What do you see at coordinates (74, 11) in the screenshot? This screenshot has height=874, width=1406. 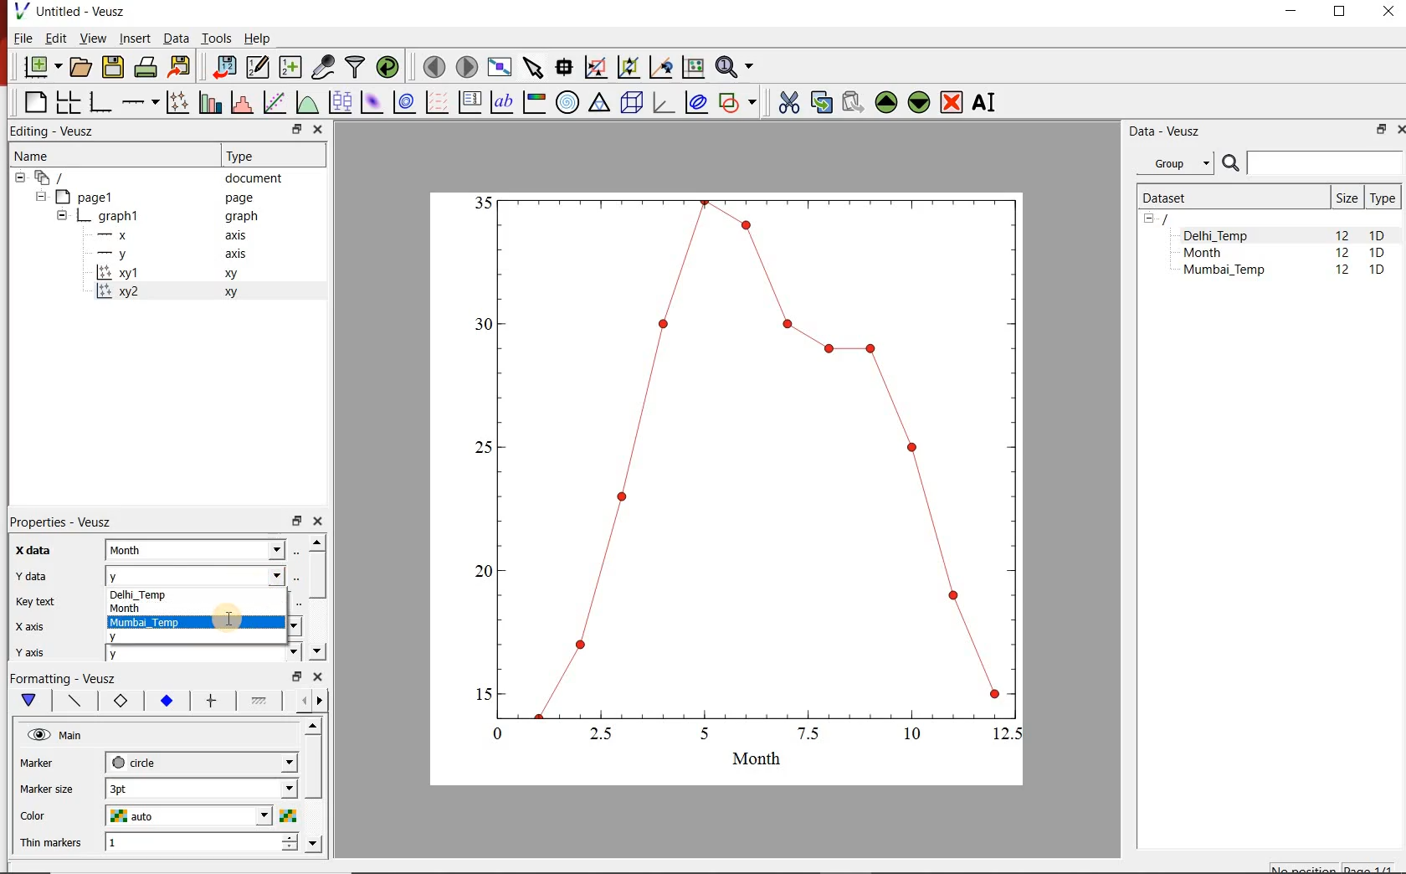 I see `Untitled-Veusz` at bounding box center [74, 11].